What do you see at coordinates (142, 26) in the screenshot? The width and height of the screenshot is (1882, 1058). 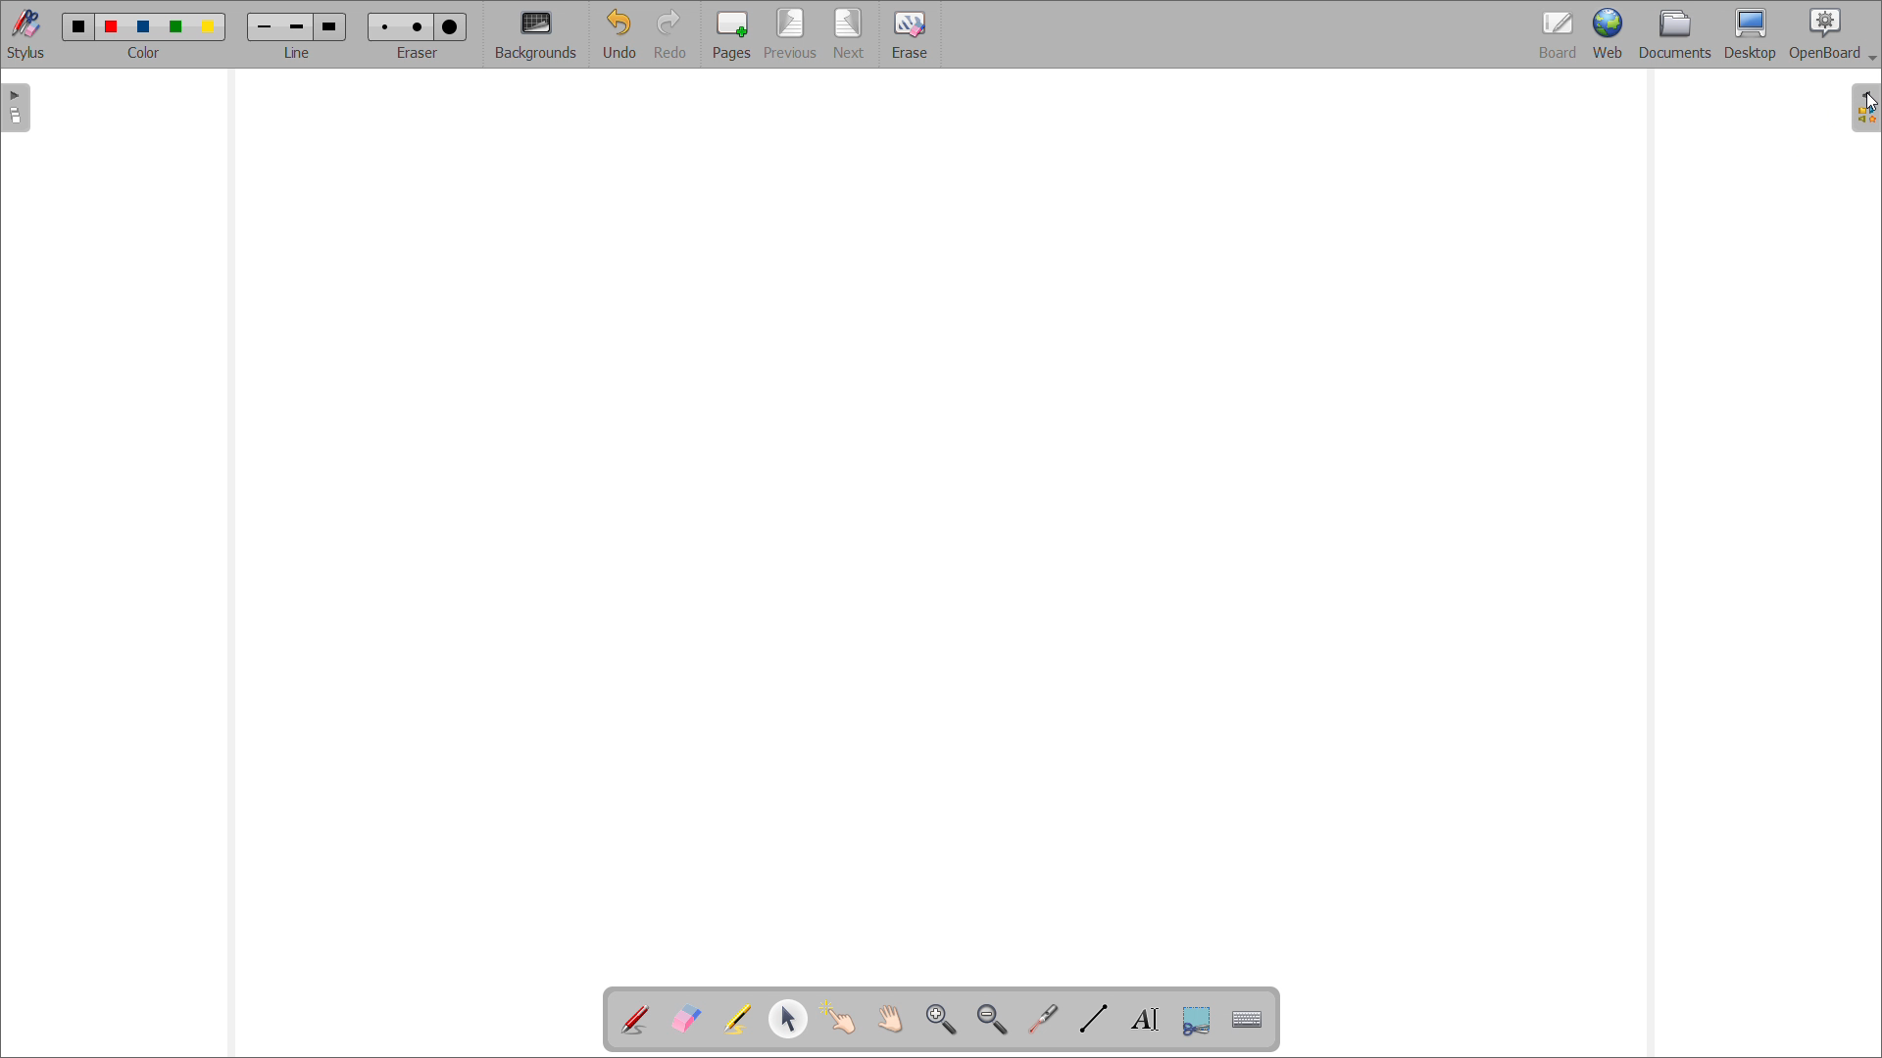 I see `Color 3` at bounding box center [142, 26].